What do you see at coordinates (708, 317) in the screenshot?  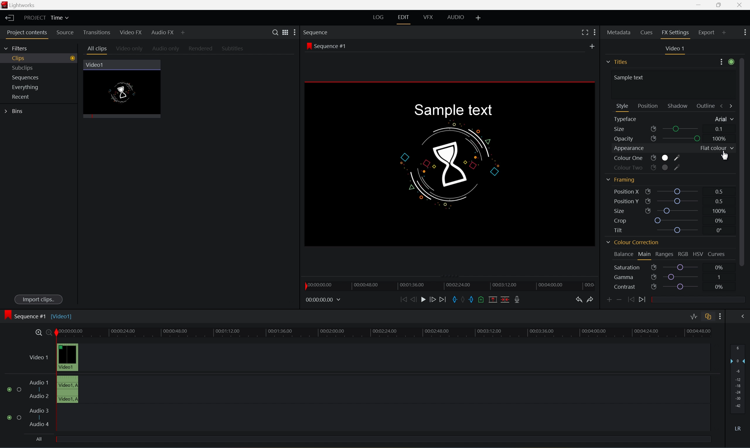 I see `toggle auto track sync` at bounding box center [708, 317].